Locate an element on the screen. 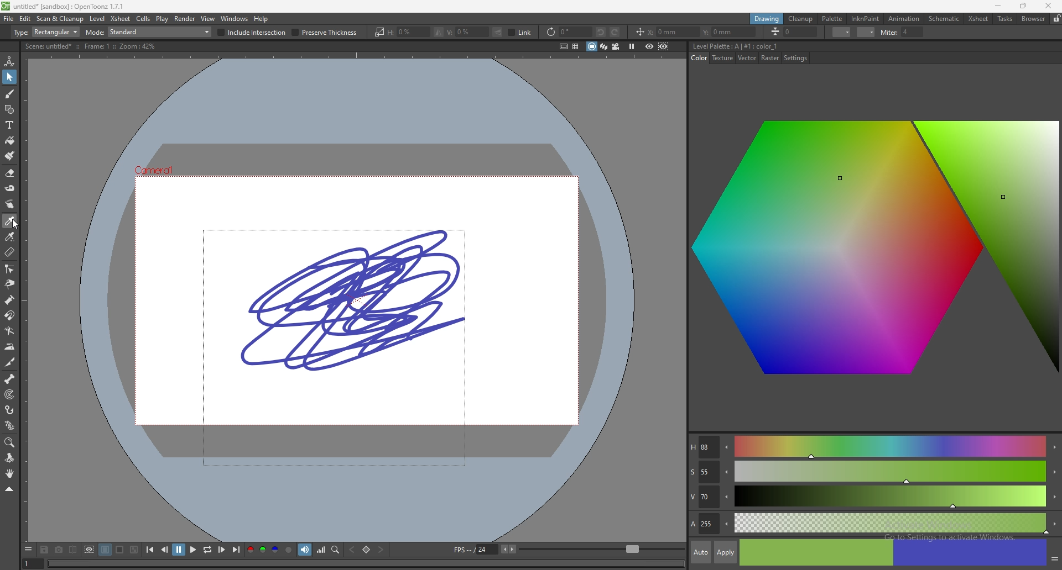  description is located at coordinates (92, 45).